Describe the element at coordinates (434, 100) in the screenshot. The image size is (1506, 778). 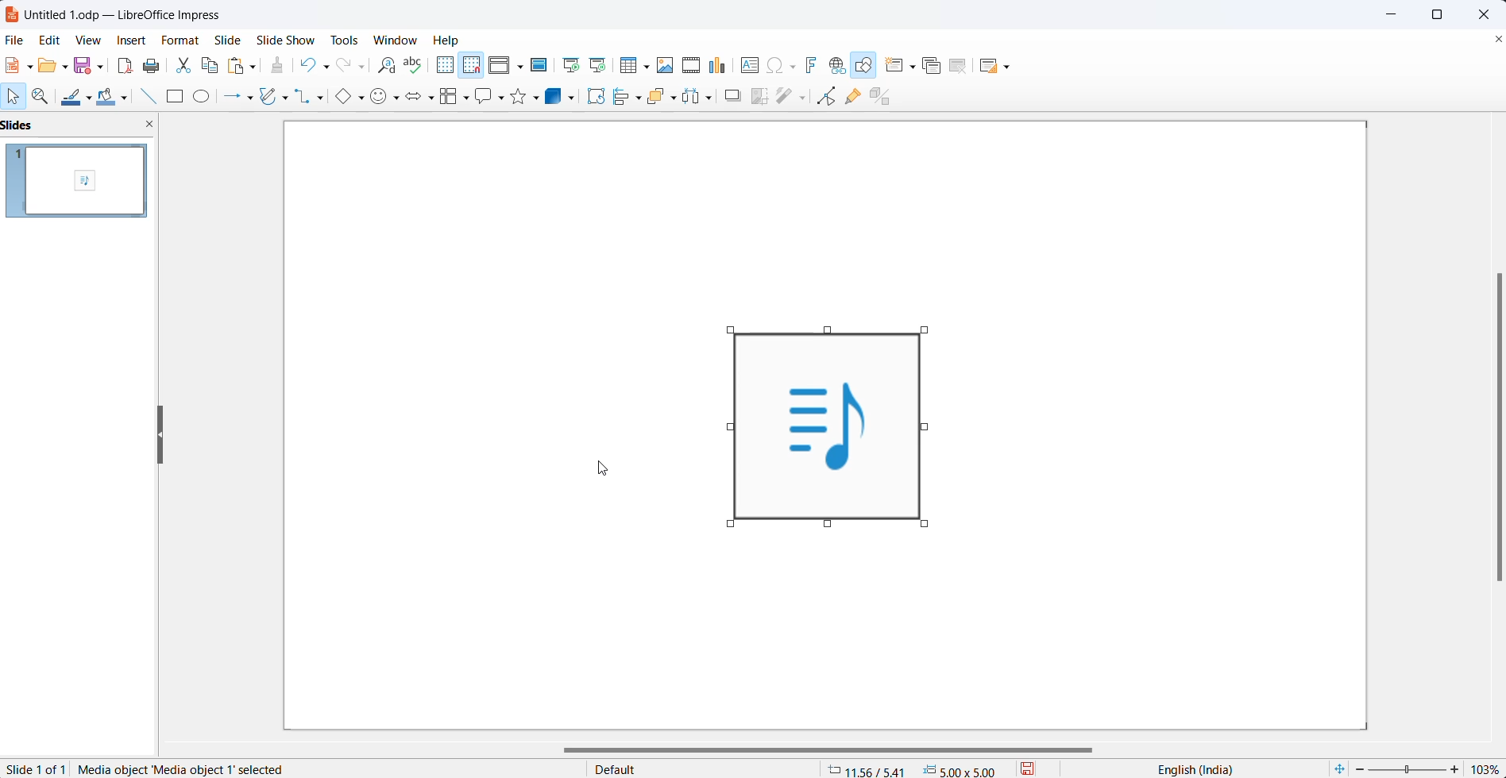
I see `block arrows options ` at that location.